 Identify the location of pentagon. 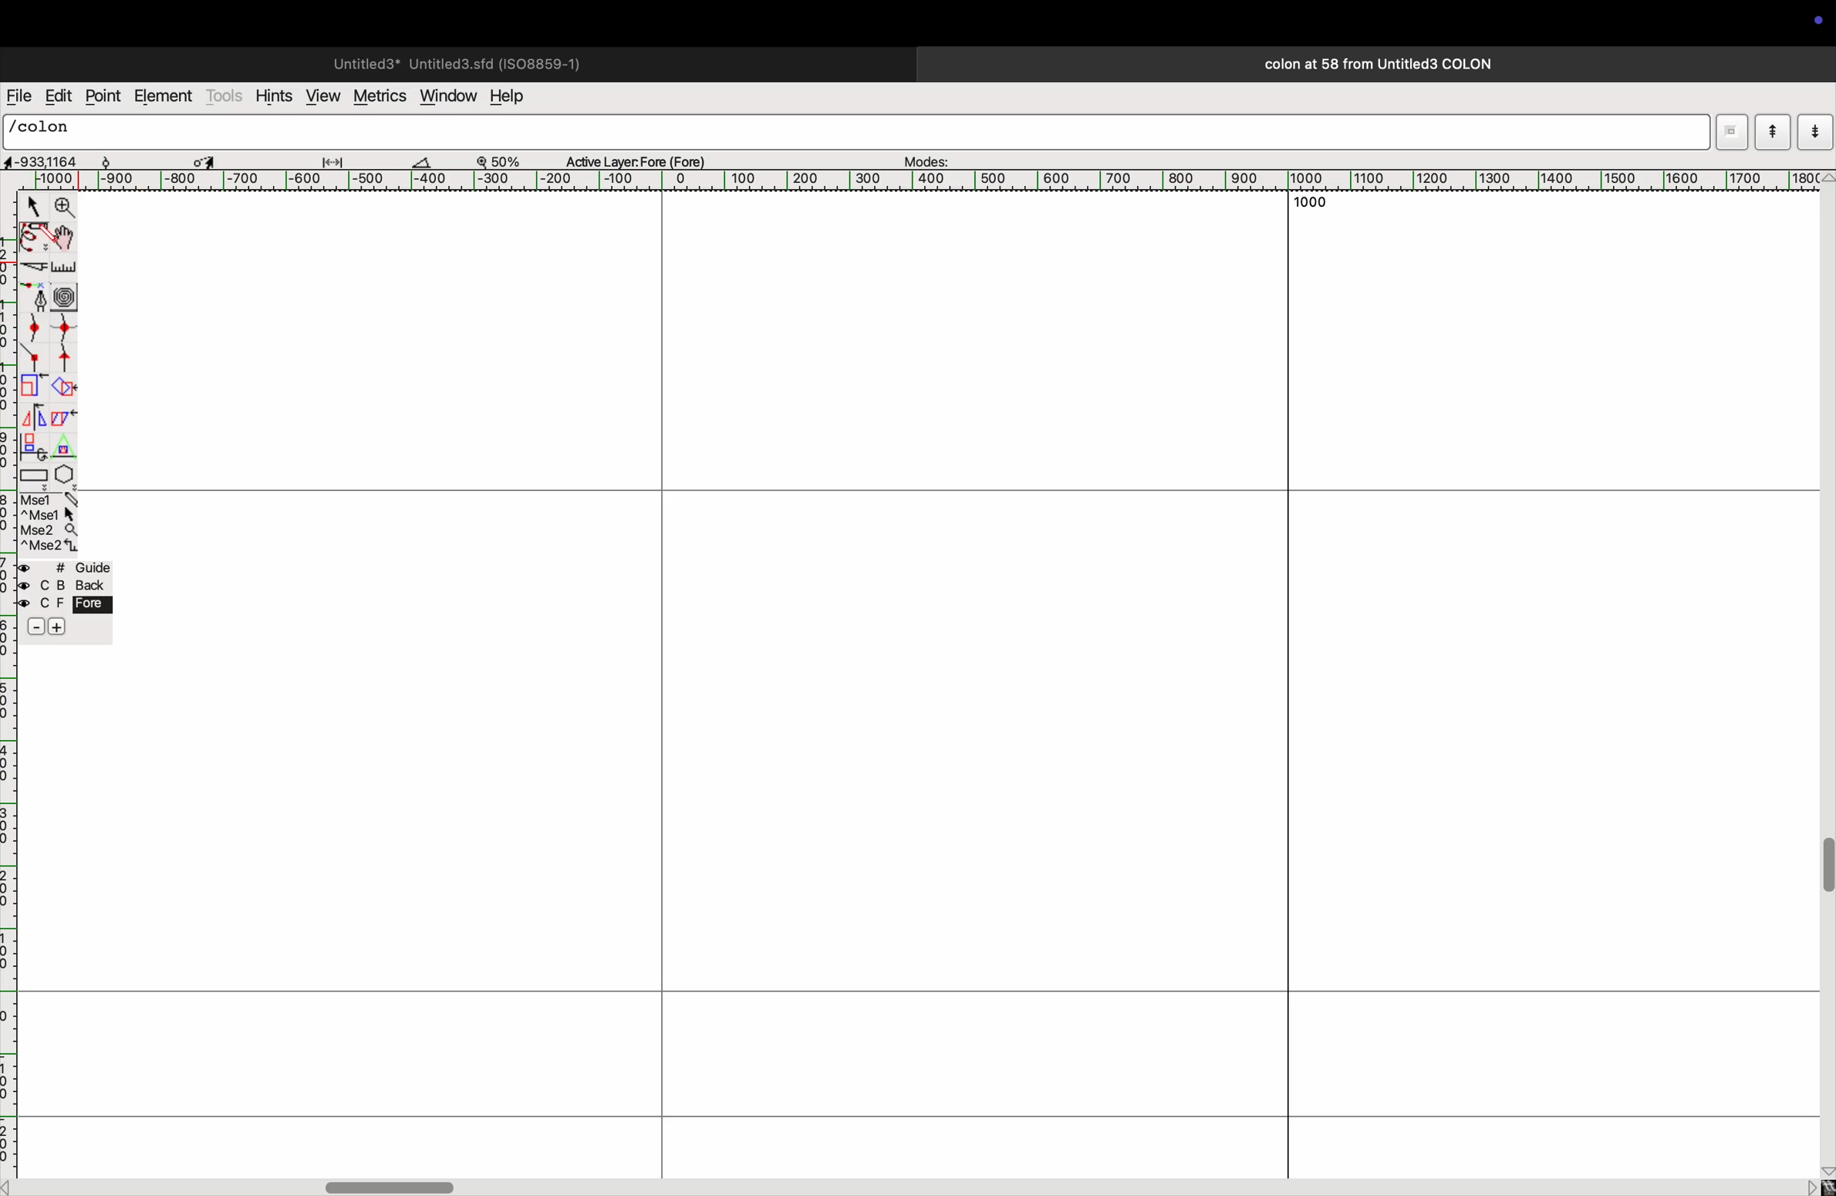
(65, 462).